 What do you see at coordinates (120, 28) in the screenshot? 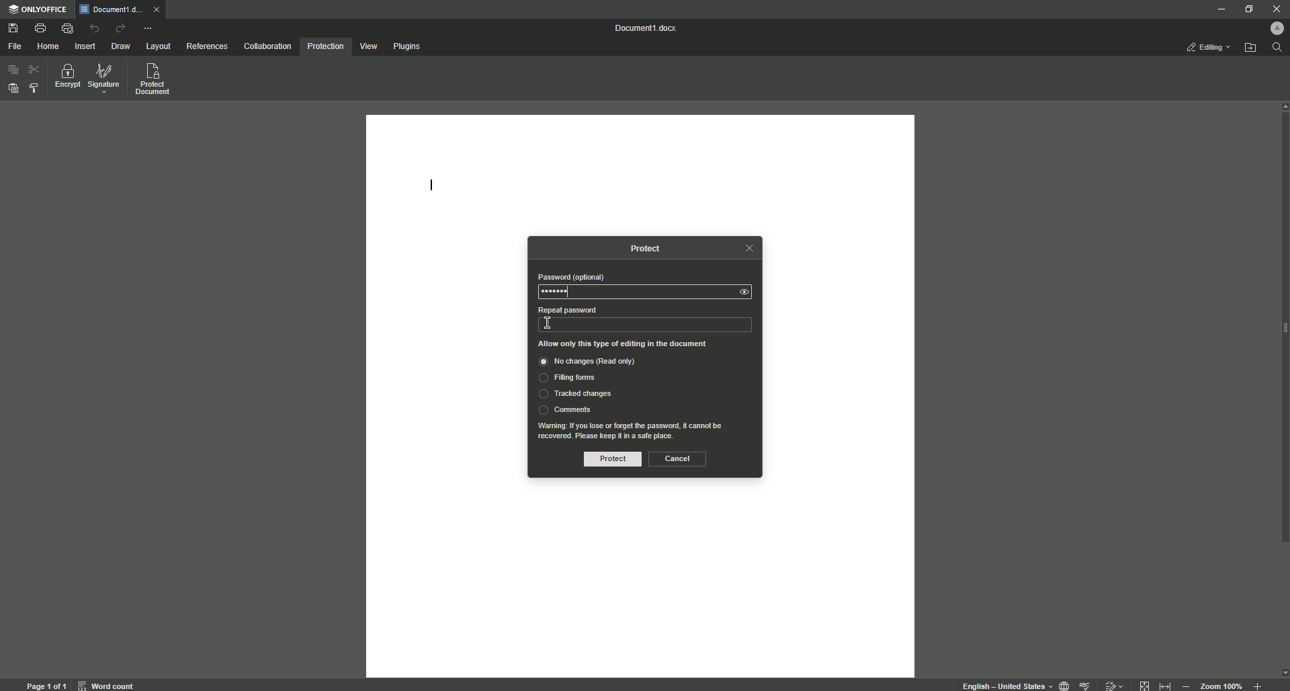
I see `Redo` at bounding box center [120, 28].